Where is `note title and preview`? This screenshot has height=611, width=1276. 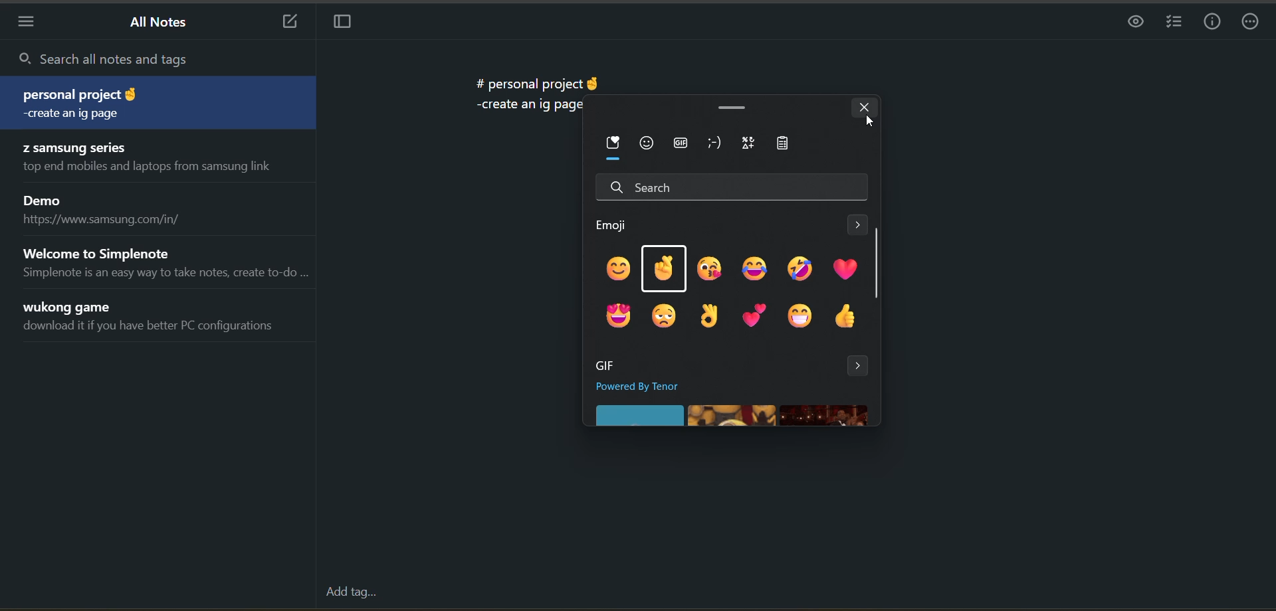 note title and preview is located at coordinates (116, 208).